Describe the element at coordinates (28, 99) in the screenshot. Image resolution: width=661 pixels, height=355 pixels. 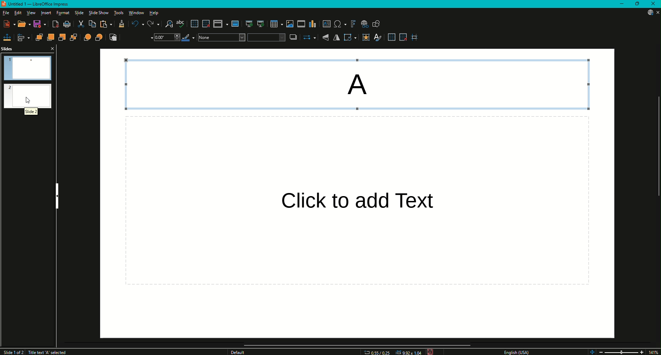
I see `Slide 2 Preview` at that location.